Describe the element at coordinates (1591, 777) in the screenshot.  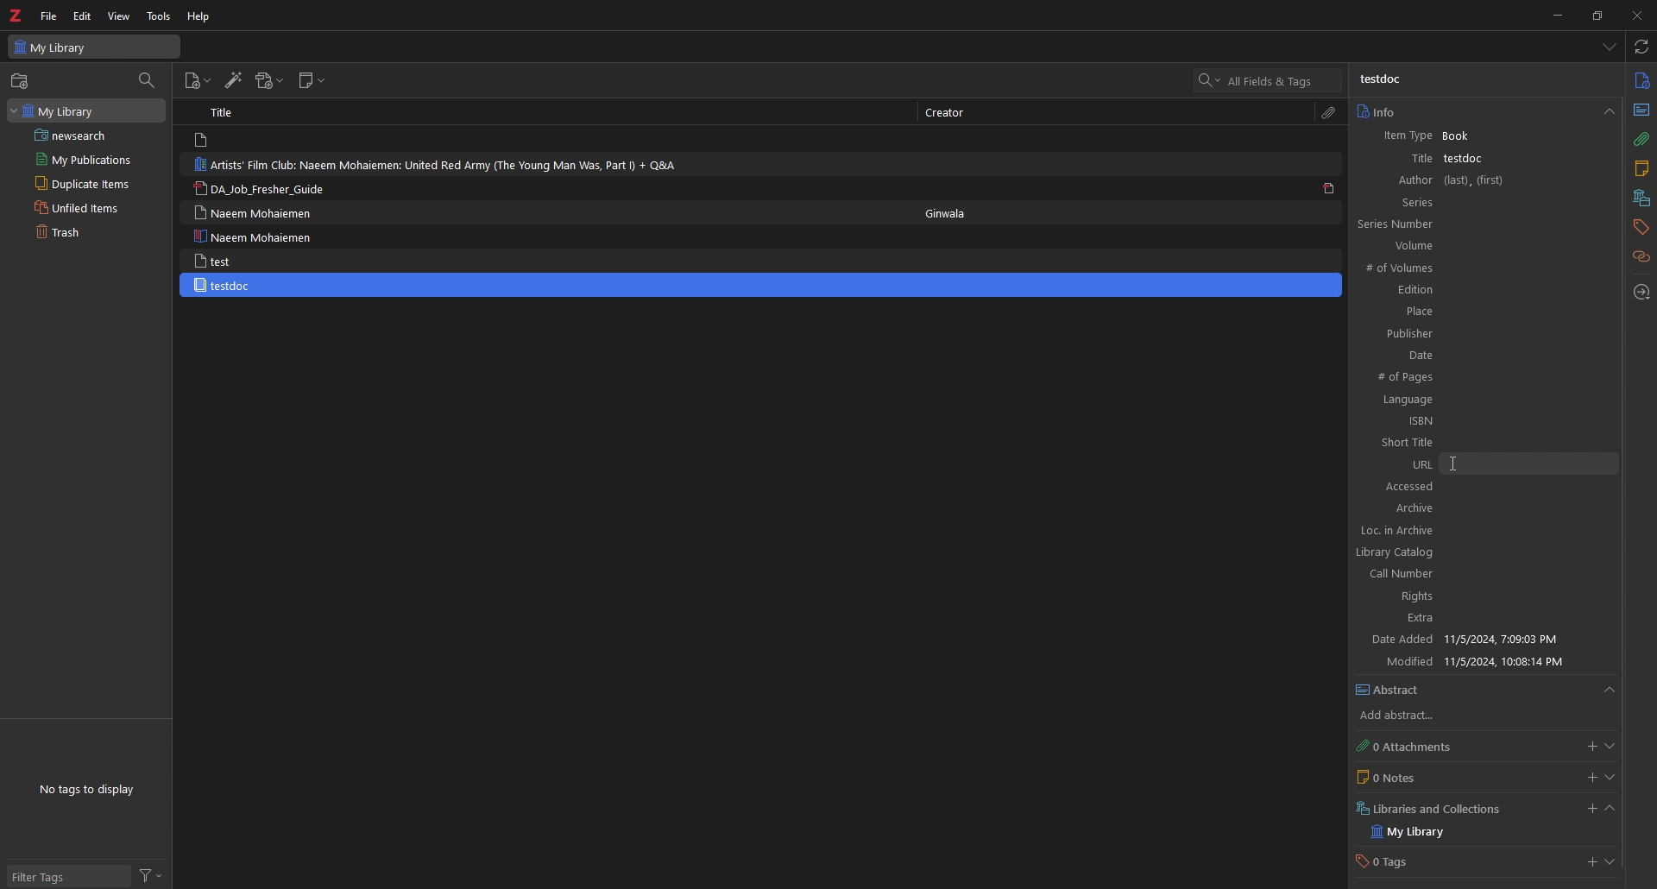
I see `add notes` at that location.